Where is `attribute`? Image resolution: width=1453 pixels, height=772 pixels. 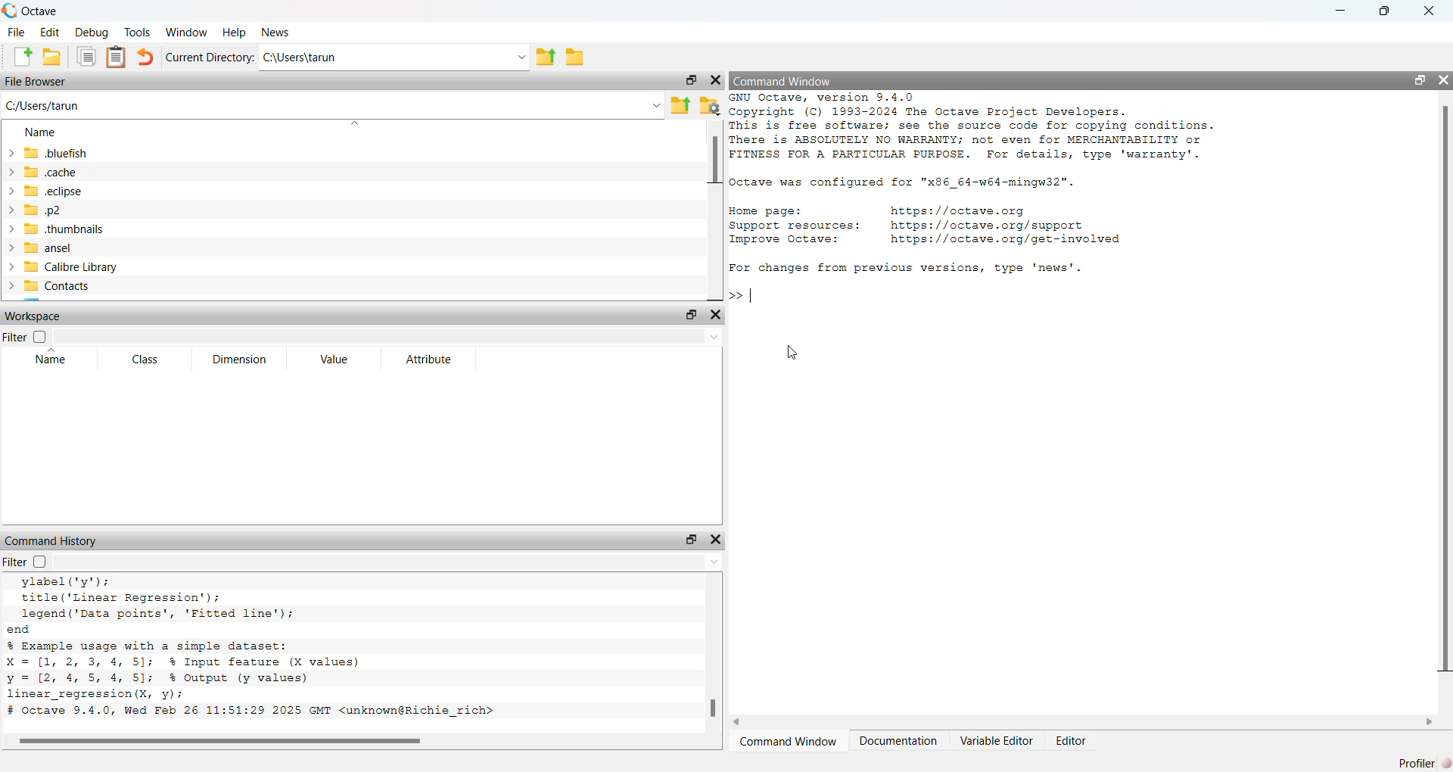
attribute is located at coordinates (428, 359).